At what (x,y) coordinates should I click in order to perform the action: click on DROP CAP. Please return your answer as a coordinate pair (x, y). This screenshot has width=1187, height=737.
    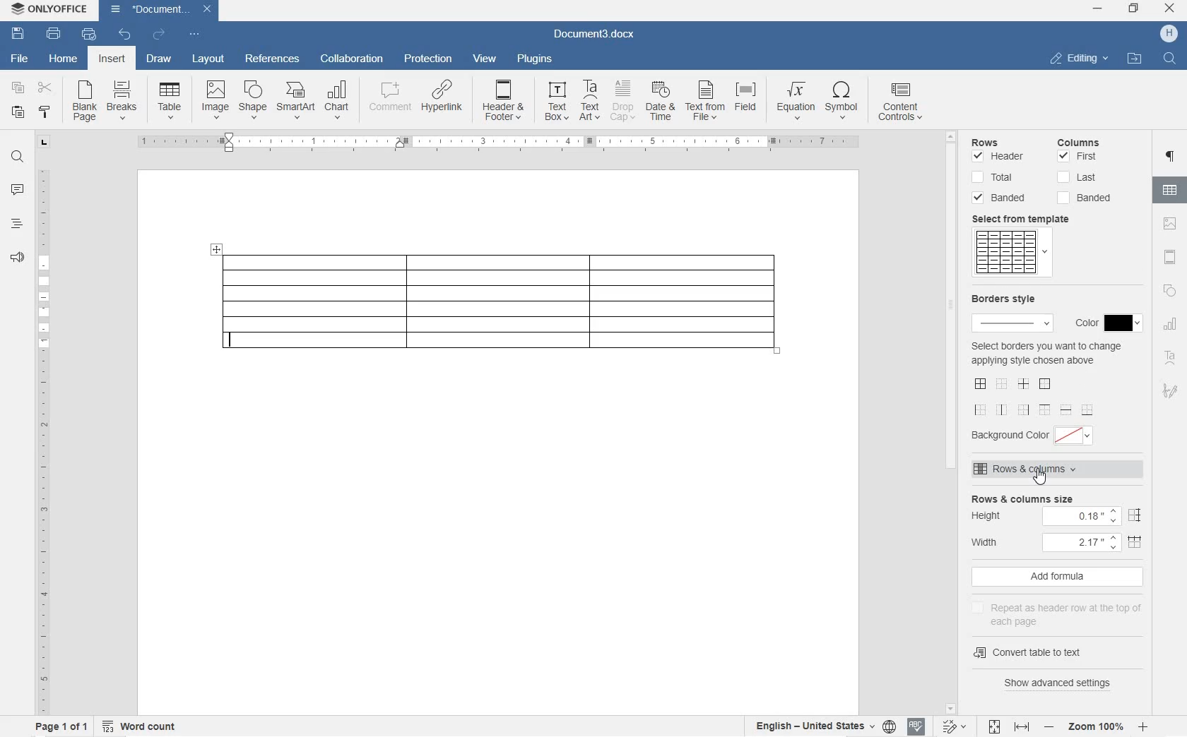
    Looking at the image, I should click on (624, 101).